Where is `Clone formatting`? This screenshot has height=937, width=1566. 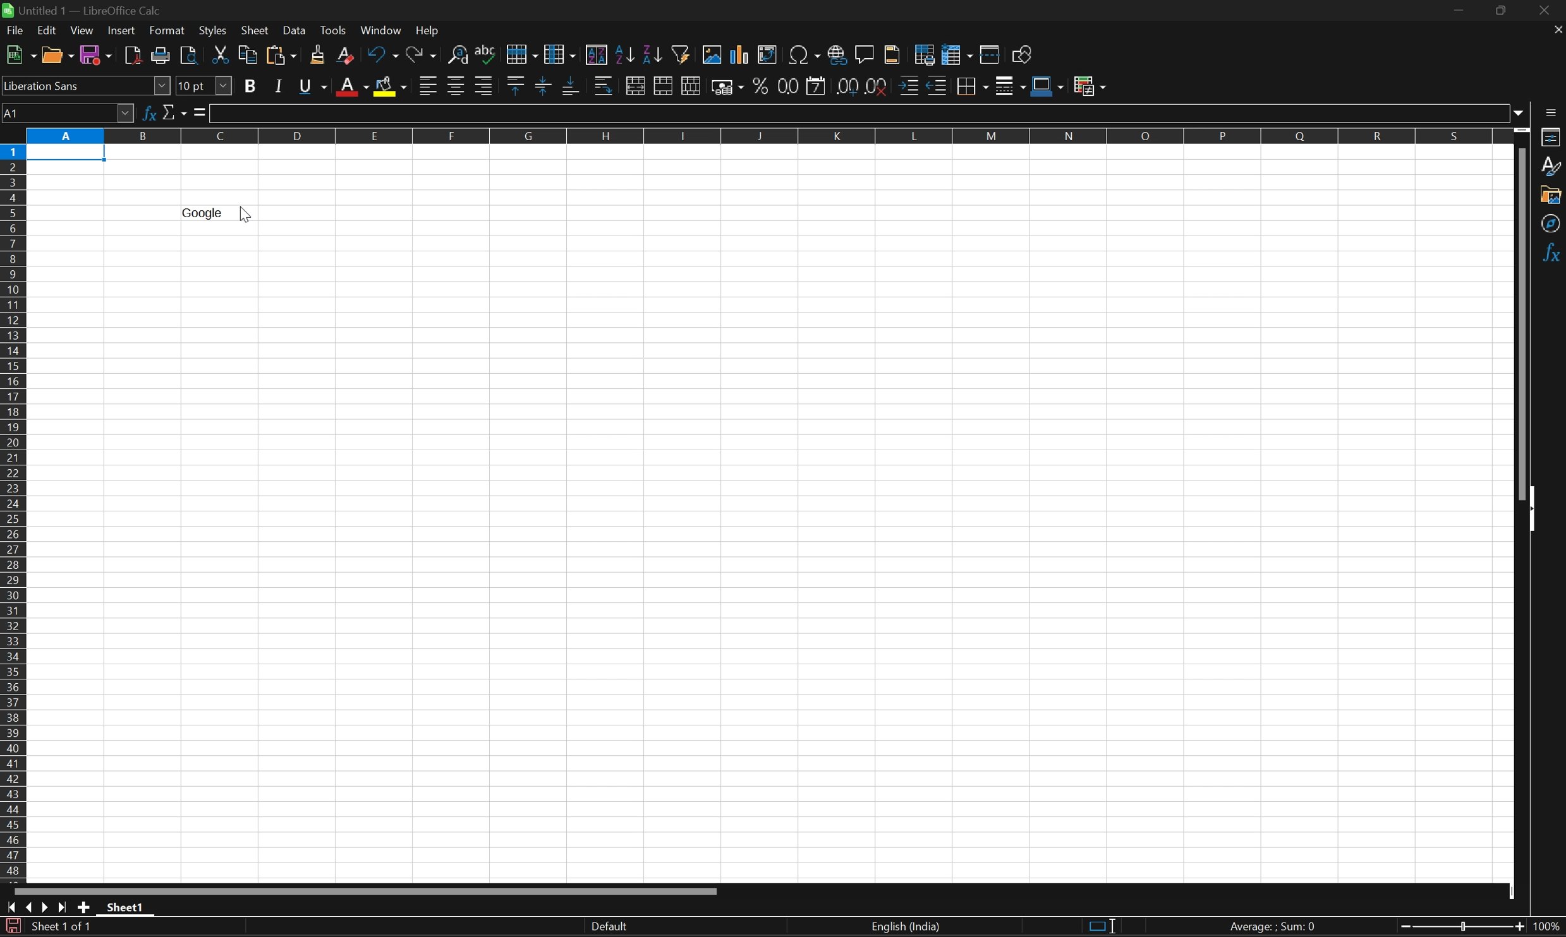
Clone formatting is located at coordinates (319, 55).